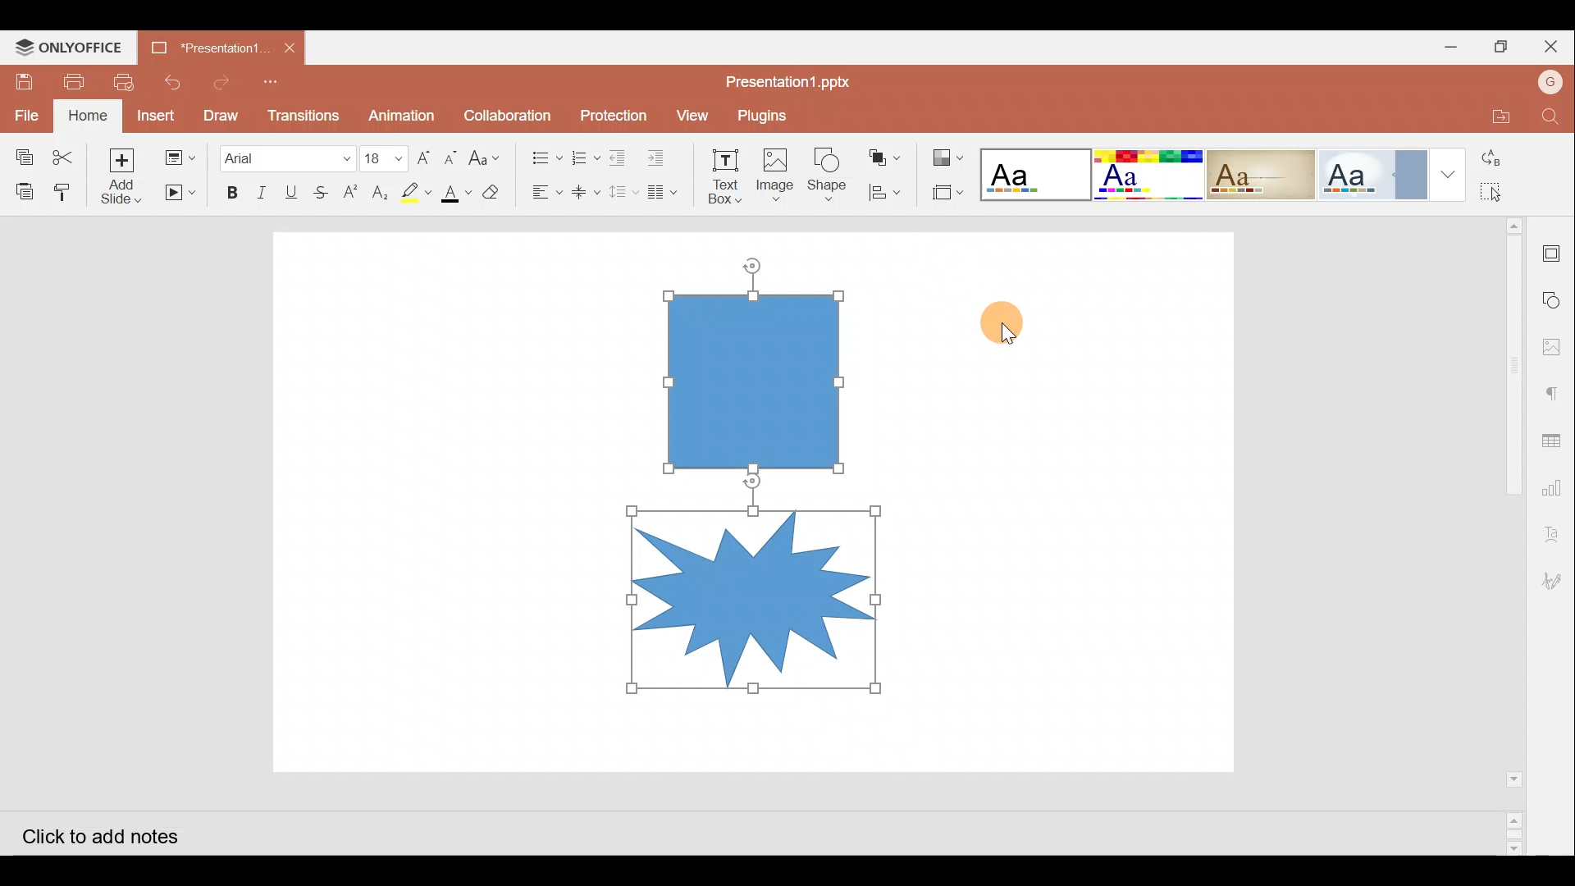 The height and width of the screenshot is (886, 1575). I want to click on Basic, so click(1147, 175).